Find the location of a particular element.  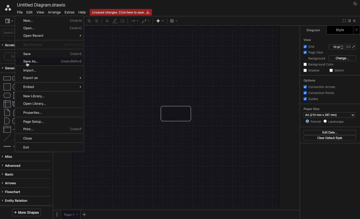

Options is located at coordinates (310, 80).